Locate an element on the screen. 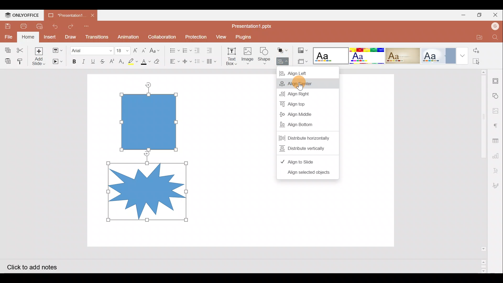 This screenshot has height=283, width=503. Change slide layout is located at coordinates (57, 50).